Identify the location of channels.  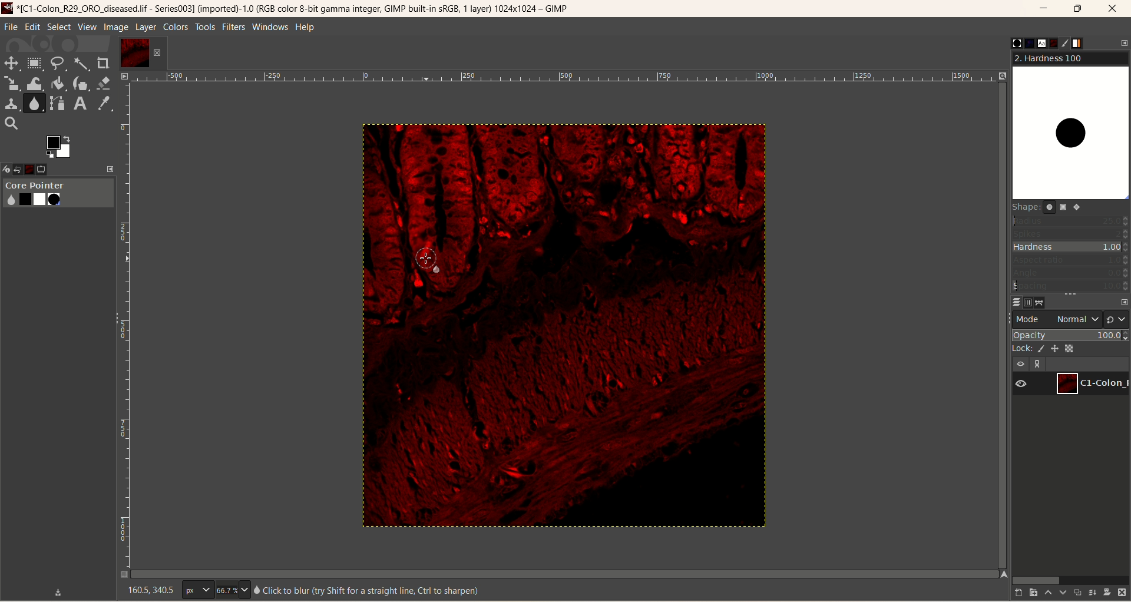
(1026, 302).